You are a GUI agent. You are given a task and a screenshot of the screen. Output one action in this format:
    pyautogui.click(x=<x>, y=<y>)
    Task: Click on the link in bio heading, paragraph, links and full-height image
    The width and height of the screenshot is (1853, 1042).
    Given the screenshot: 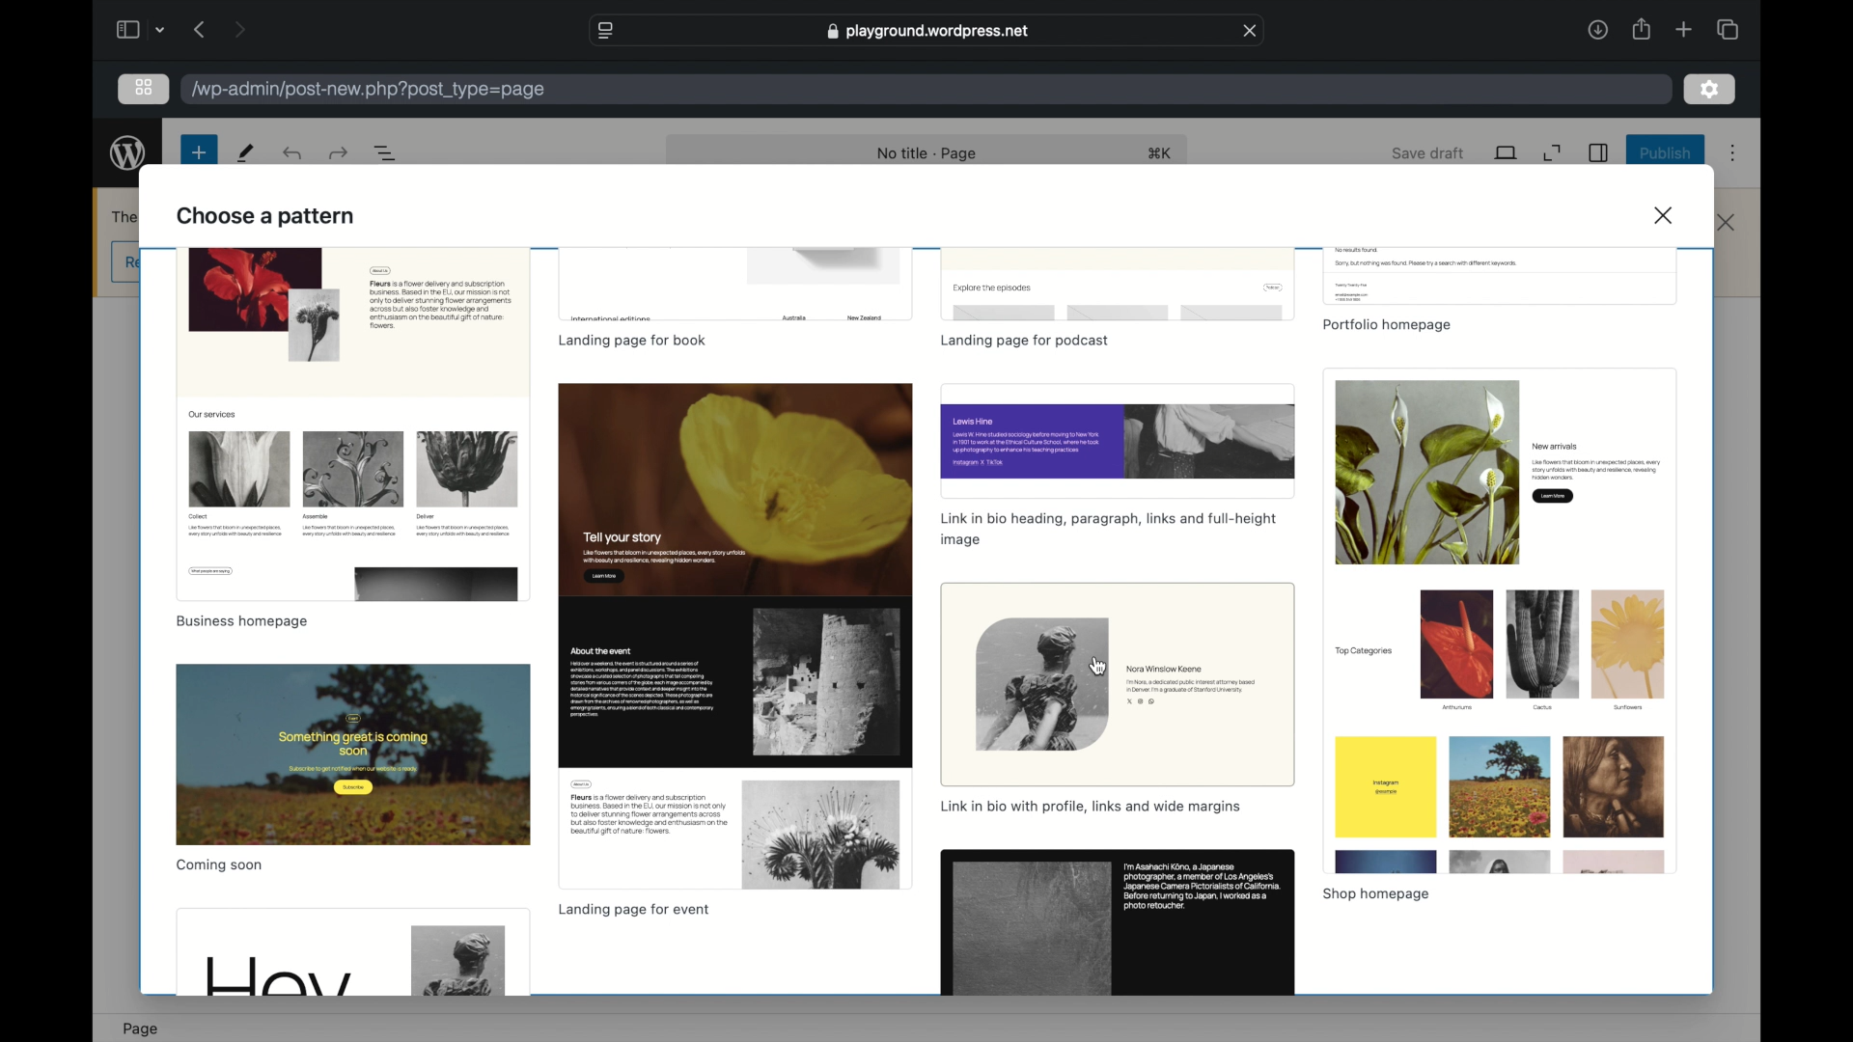 What is the action you would take?
    pyautogui.click(x=1108, y=529)
    